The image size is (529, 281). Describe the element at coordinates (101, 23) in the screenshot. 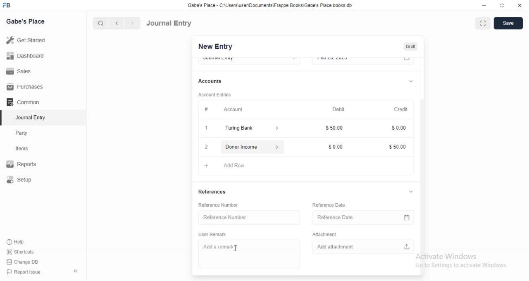

I see `search` at that location.